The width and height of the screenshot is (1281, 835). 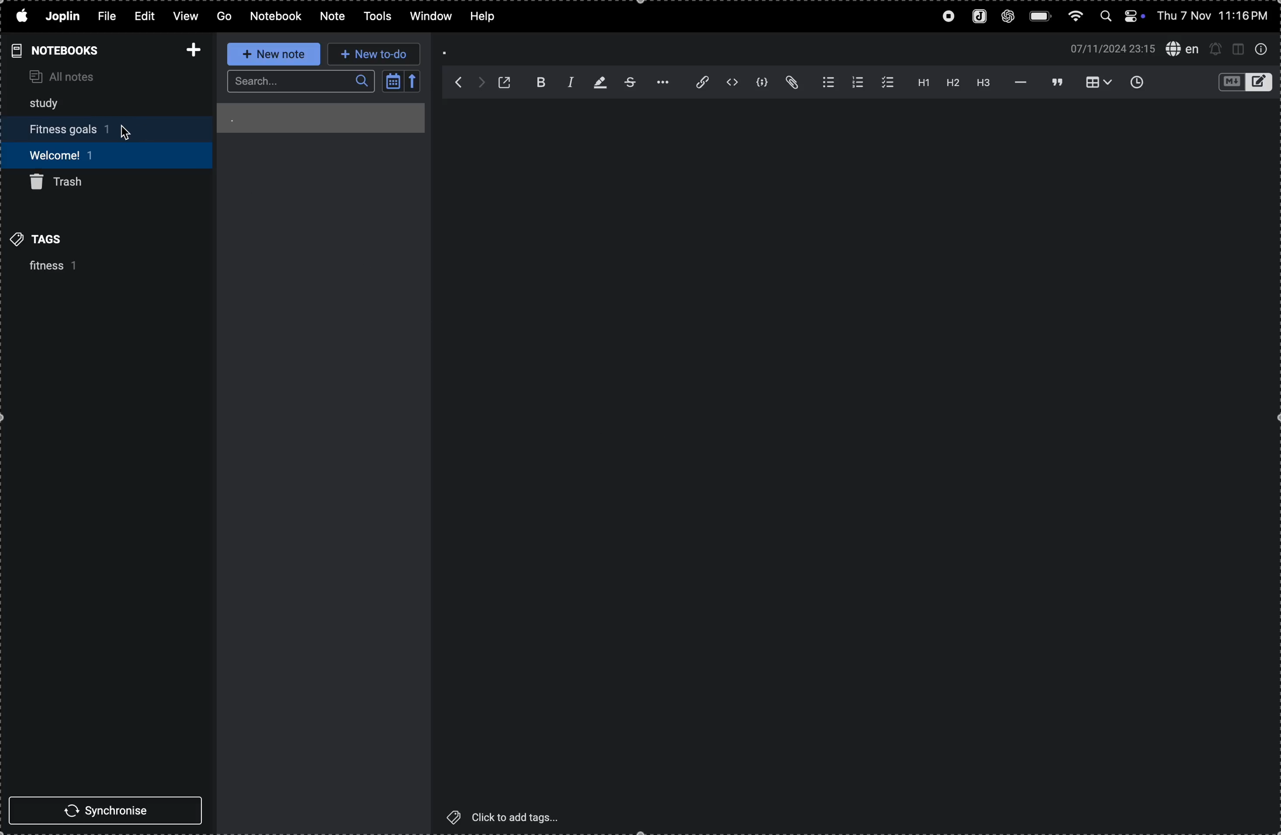 What do you see at coordinates (85, 75) in the screenshot?
I see `all notes` at bounding box center [85, 75].